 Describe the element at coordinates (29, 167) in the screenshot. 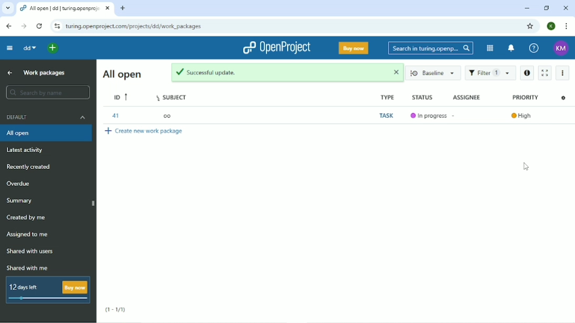

I see `Recently created` at that location.